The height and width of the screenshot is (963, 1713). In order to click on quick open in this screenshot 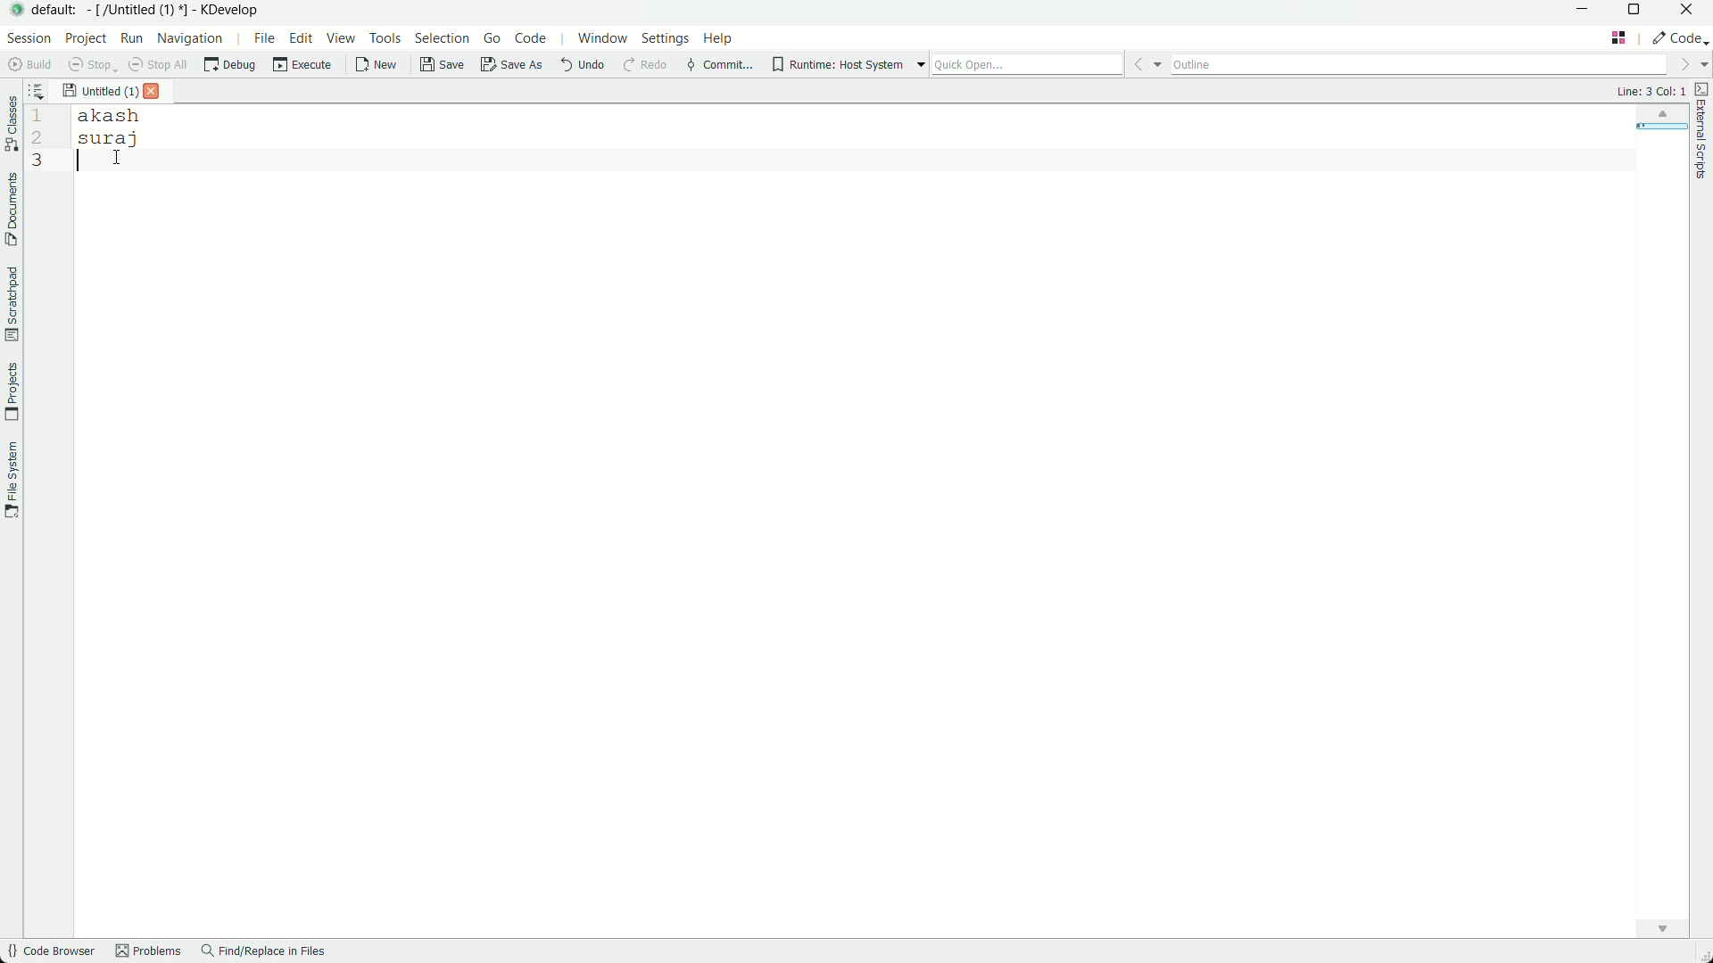, I will do `click(1047, 63)`.